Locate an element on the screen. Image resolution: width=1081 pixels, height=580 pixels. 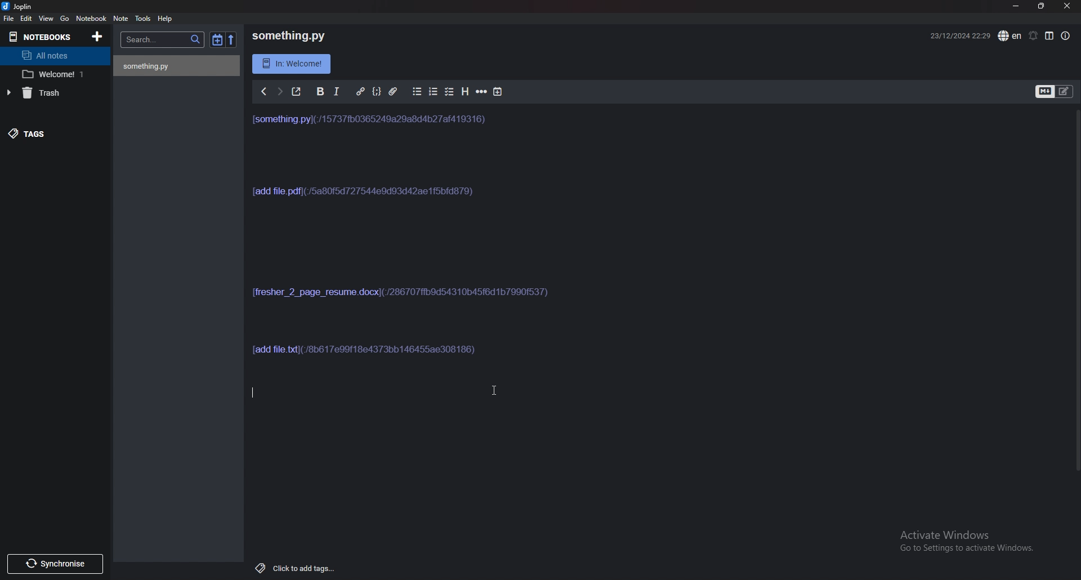
All notes is located at coordinates (50, 56).